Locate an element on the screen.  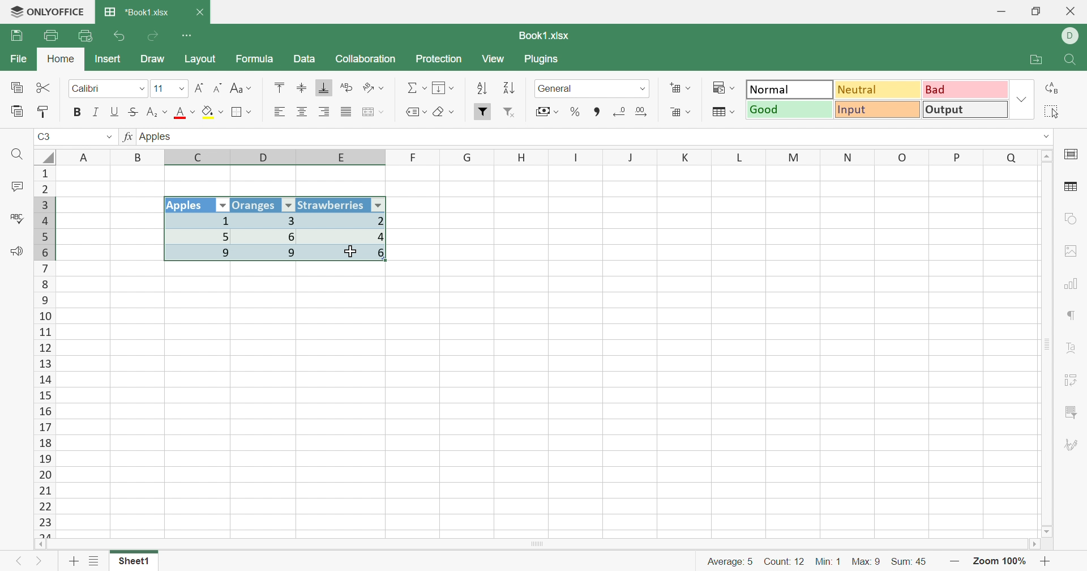
Input is located at coordinates (880, 111).